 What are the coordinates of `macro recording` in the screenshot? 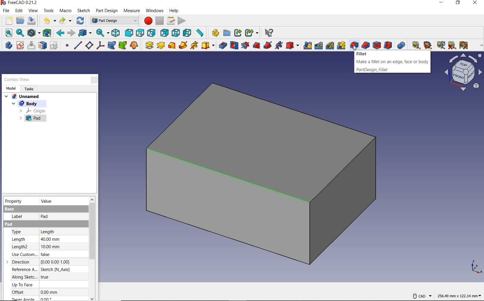 It's located at (148, 21).